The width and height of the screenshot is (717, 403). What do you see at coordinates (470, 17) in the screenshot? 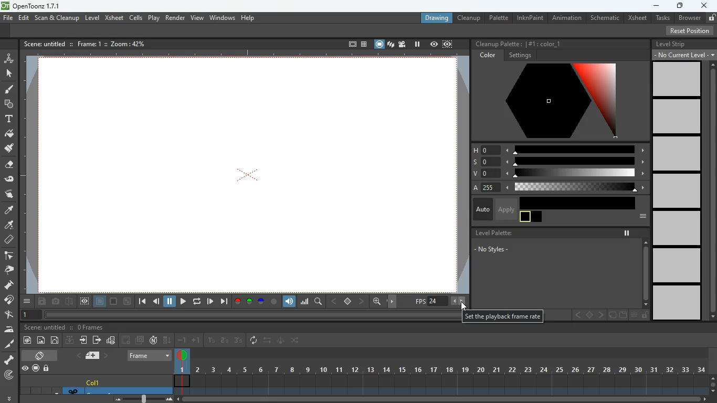
I see `cleanup` at bounding box center [470, 17].